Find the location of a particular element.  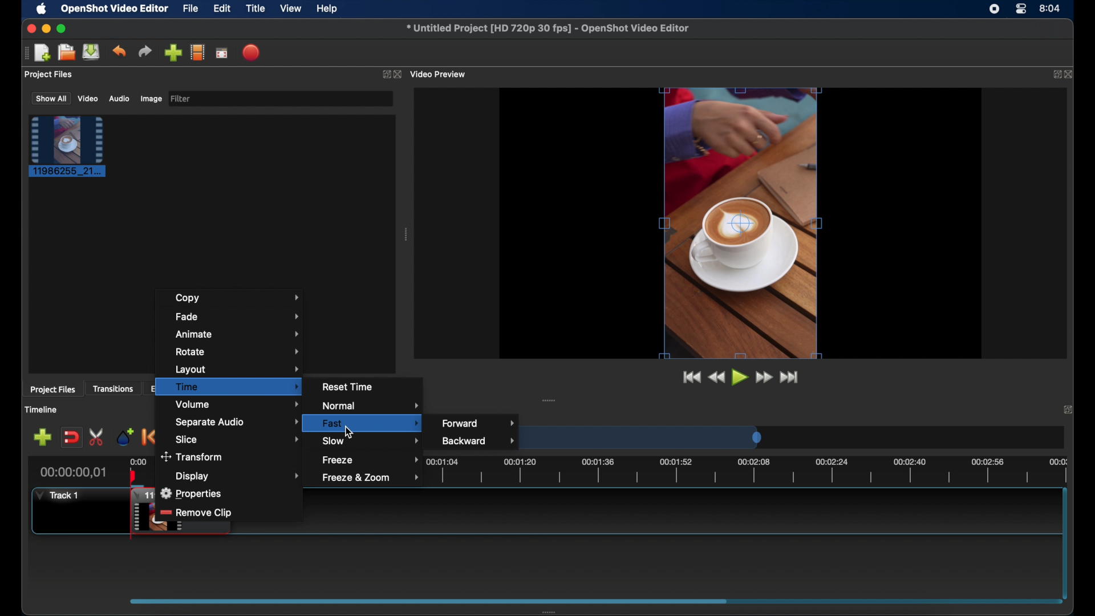

close is located at coordinates (31, 29).